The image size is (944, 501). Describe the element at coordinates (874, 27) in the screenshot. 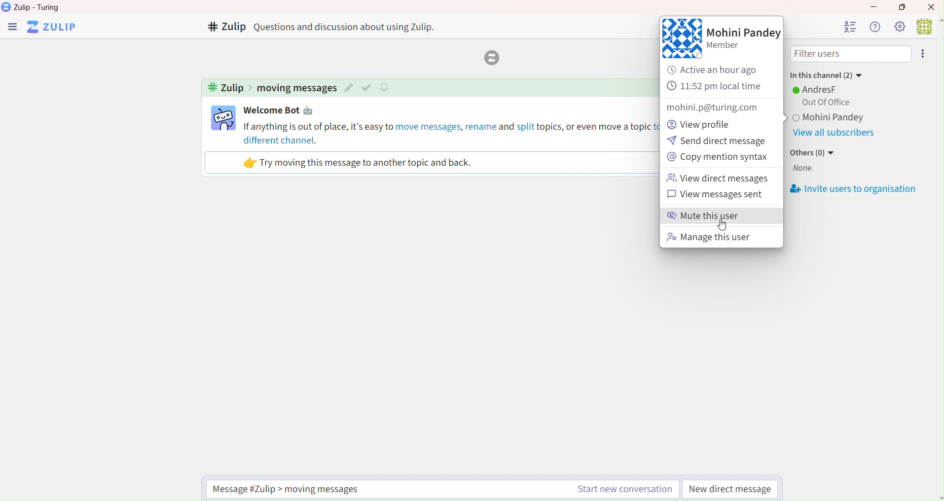

I see `Info` at that location.